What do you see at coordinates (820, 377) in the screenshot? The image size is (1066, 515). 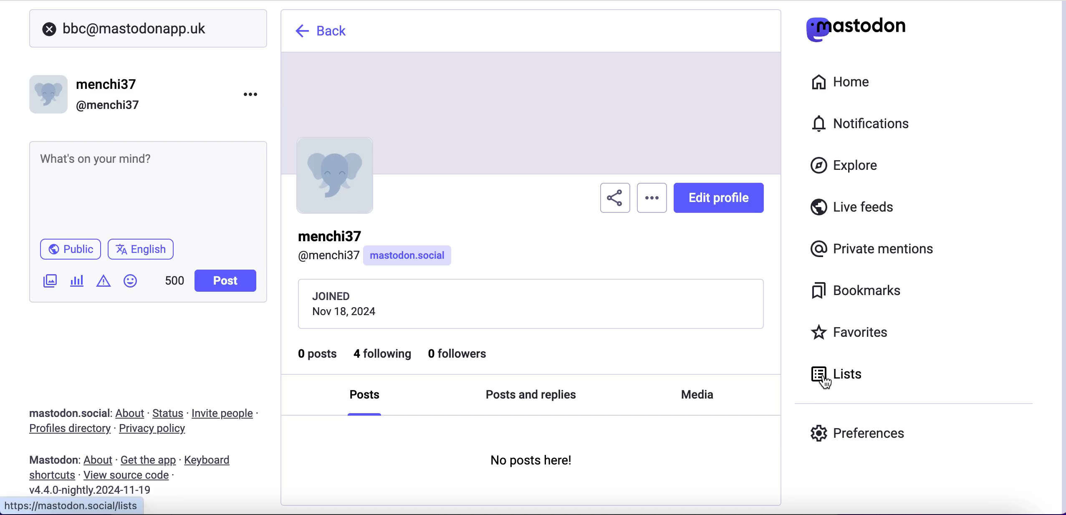 I see `cursor` at bounding box center [820, 377].